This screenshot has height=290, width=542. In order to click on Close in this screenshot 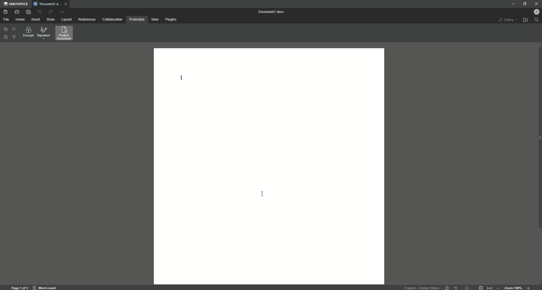, I will do `click(536, 3)`.